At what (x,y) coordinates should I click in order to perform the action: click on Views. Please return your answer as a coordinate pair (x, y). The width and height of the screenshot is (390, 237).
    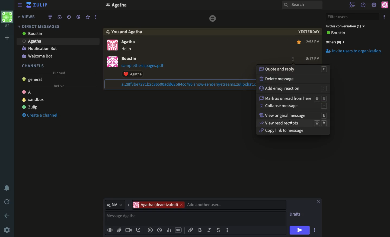
    Looking at the image, I should click on (28, 17).